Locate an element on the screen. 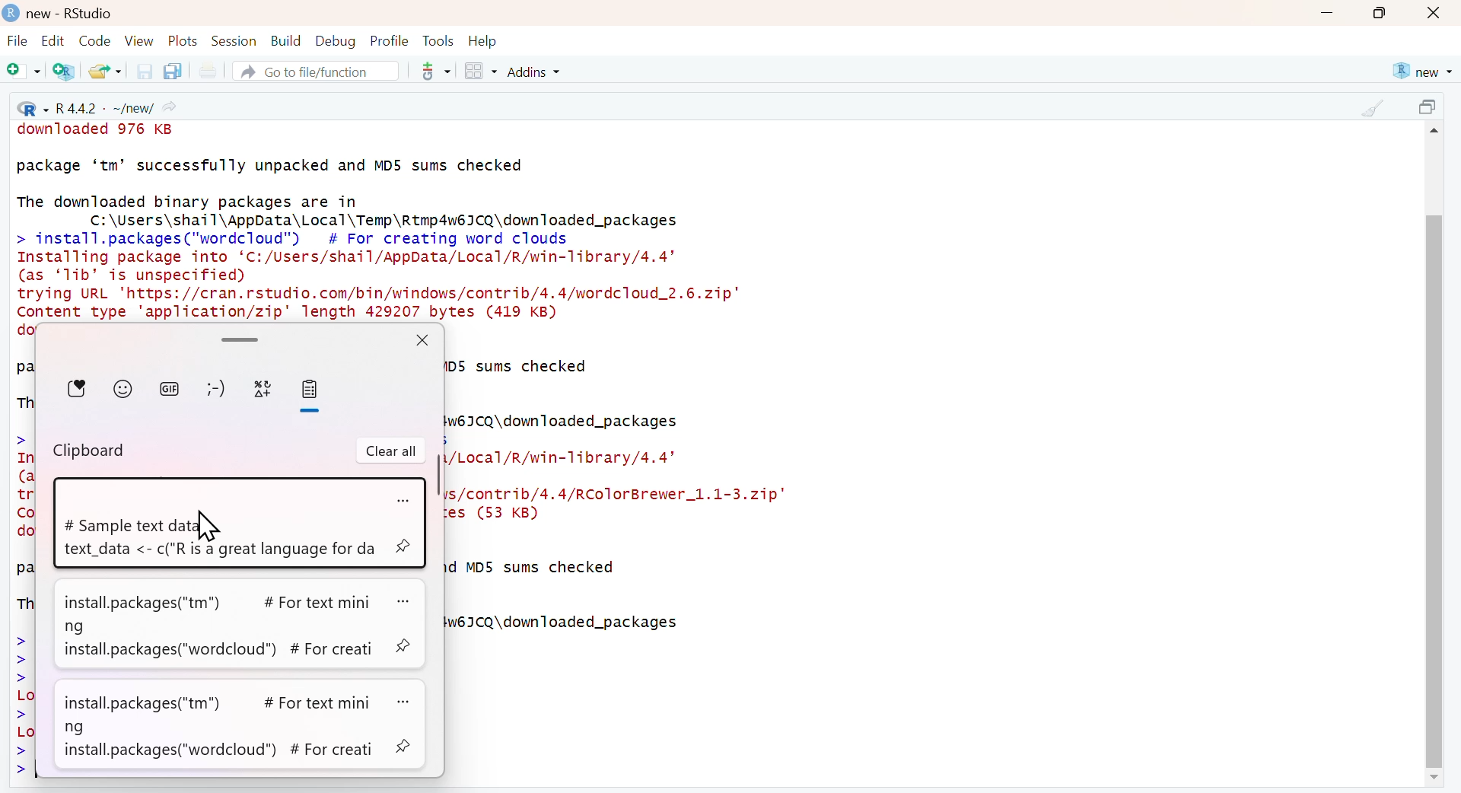 This screenshot has width=1461, height=793. Create a project is located at coordinates (63, 72).